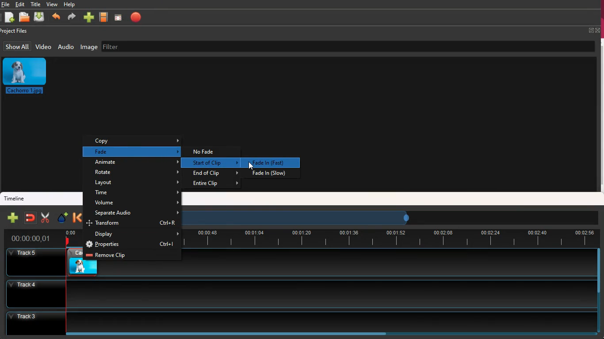 This screenshot has height=339, width=604. Describe the element at coordinates (105, 17) in the screenshot. I see `movie` at that location.